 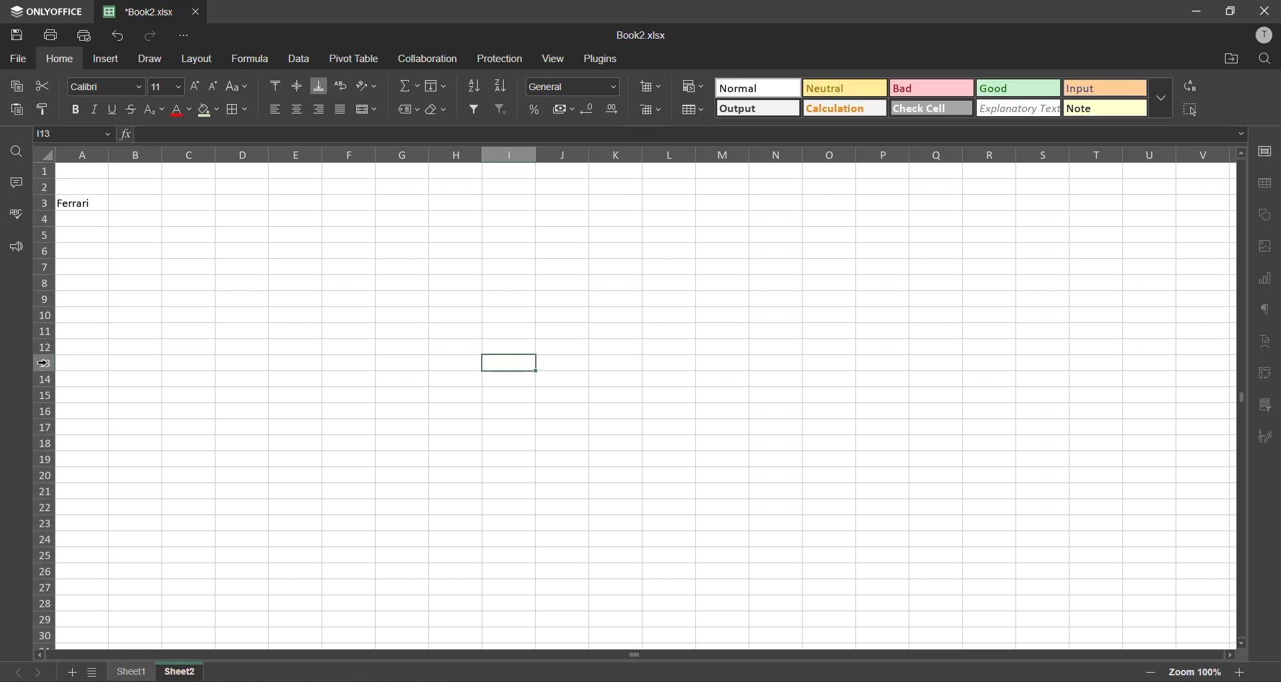 I want to click on merge and center, so click(x=366, y=109).